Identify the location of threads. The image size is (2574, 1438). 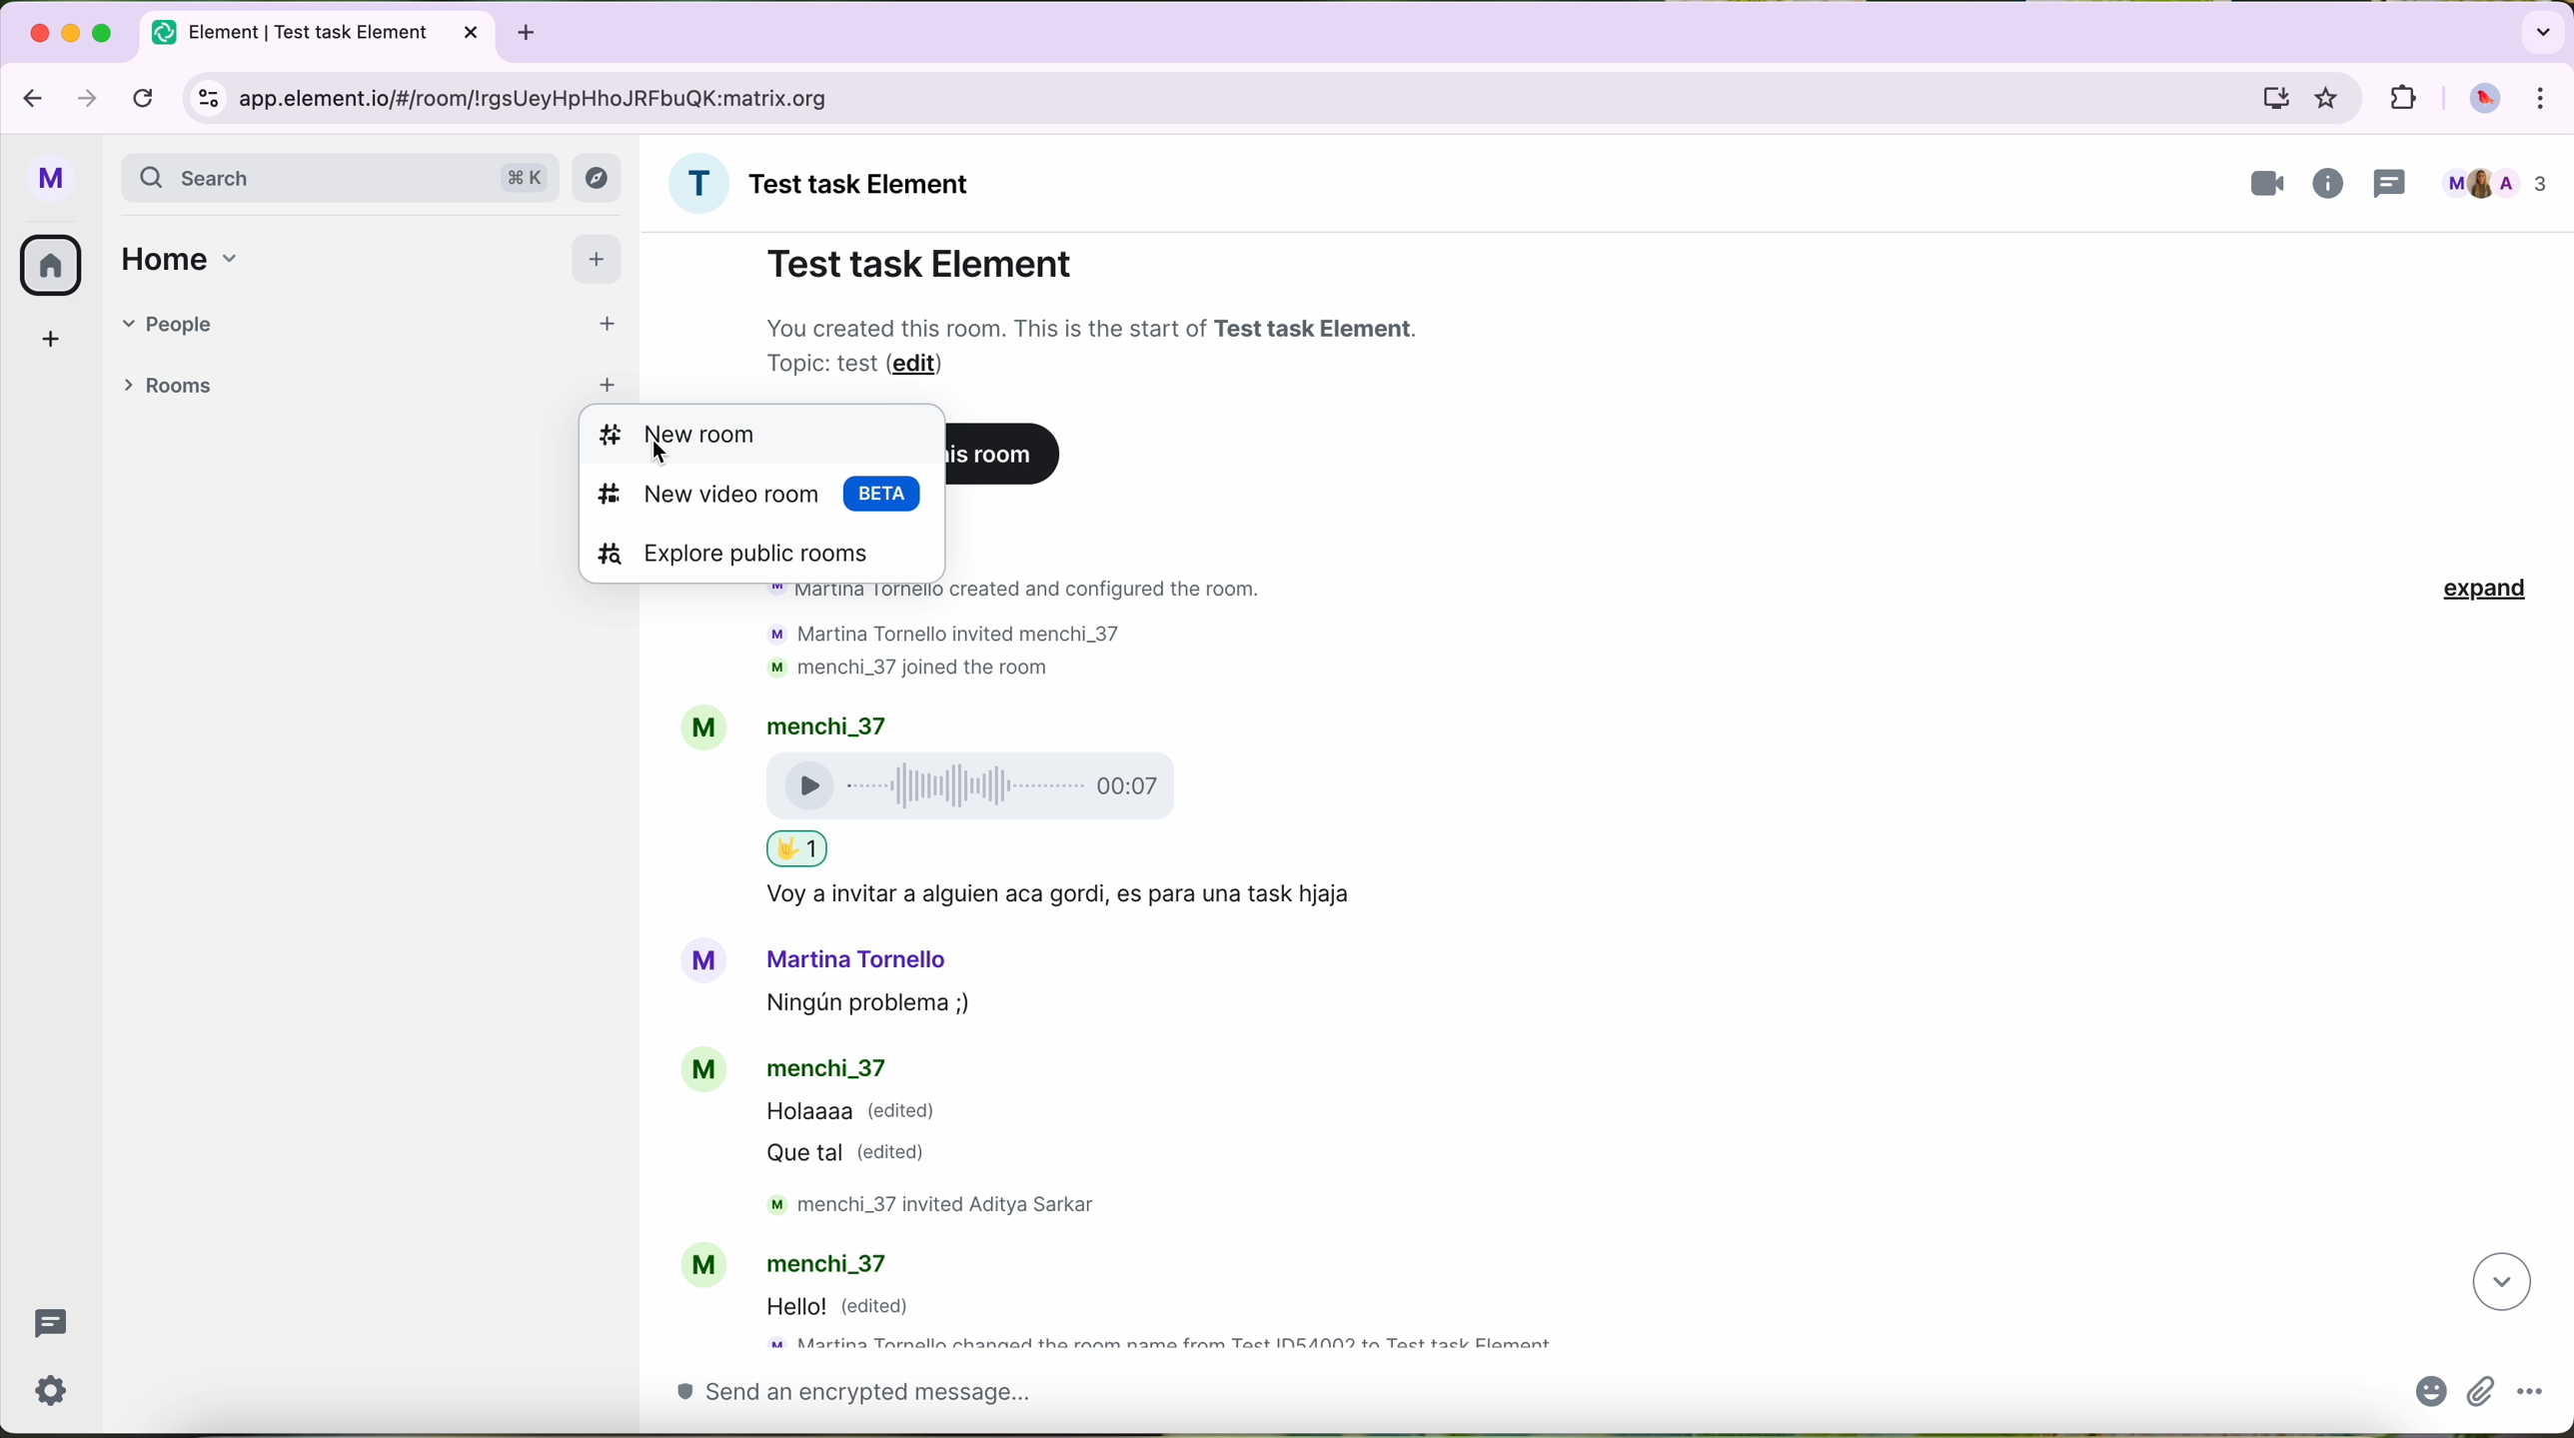
(2395, 181).